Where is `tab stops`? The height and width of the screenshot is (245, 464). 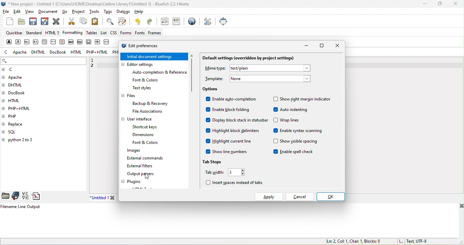
tab stops is located at coordinates (216, 161).